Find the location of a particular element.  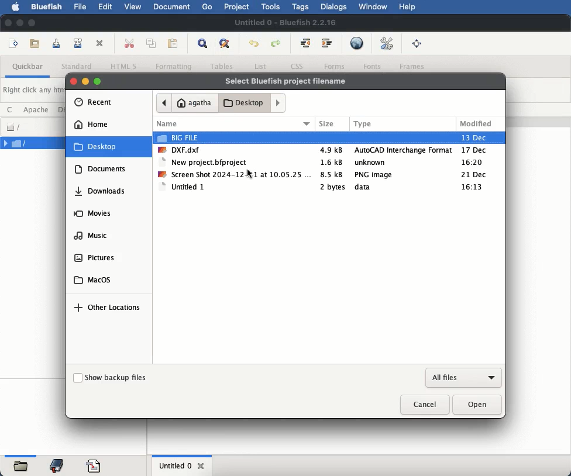

minimise is located at coordinates (86, 80).